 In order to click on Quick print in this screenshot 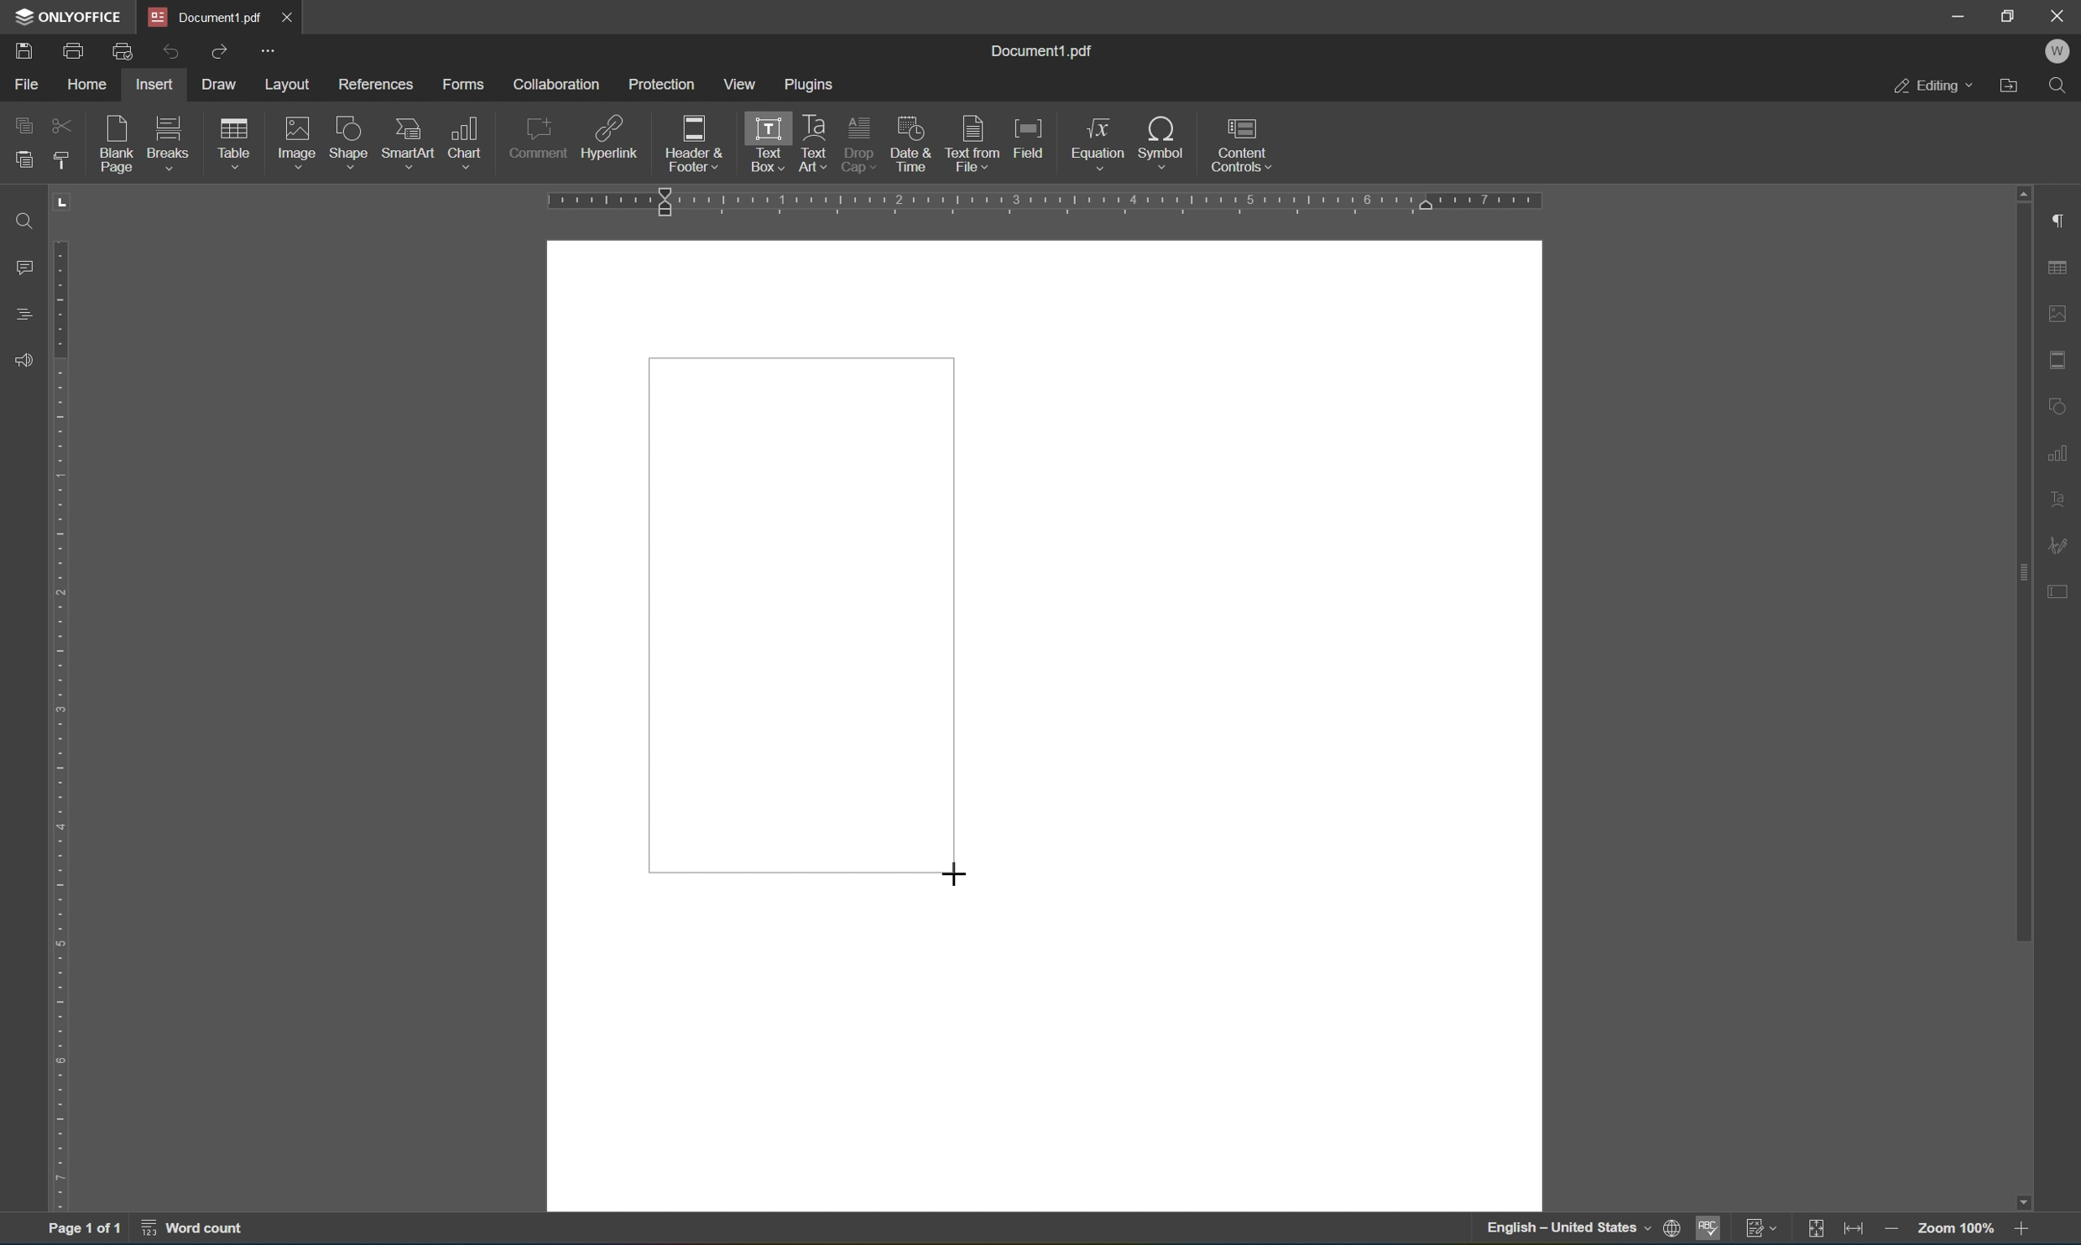, I will do `click(125, 49)`.